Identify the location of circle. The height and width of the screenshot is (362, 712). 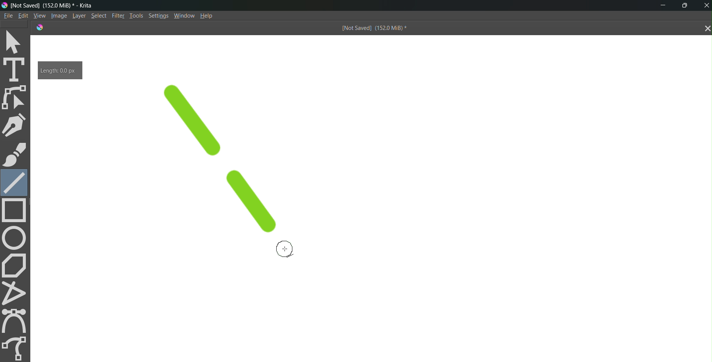
(15, 237).